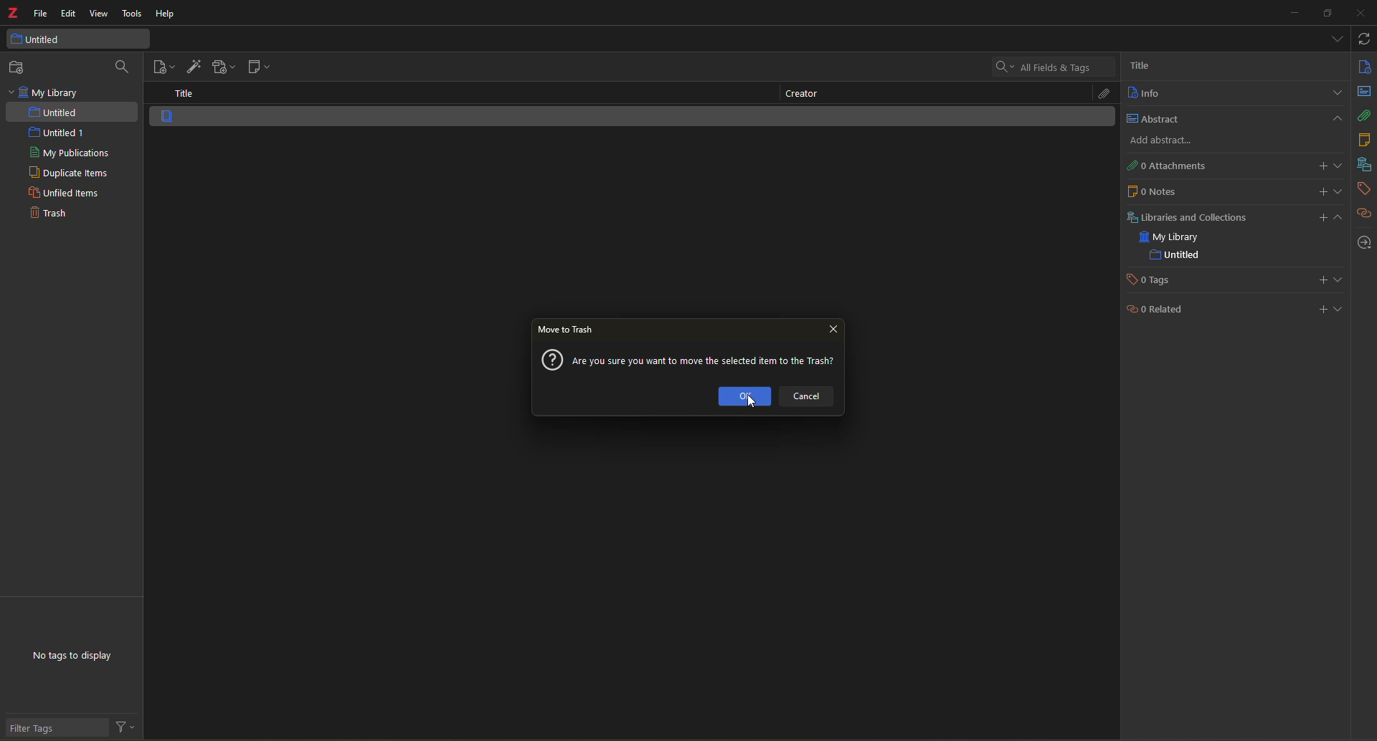 This screenshot has width=1377, height=741. What do you see at coordinates (1365, 115) in the screenshot?
I see `attach` at bounding box center [1365, 115].